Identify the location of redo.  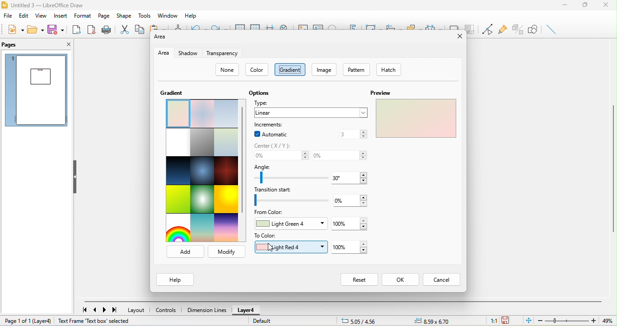
(220, 26).